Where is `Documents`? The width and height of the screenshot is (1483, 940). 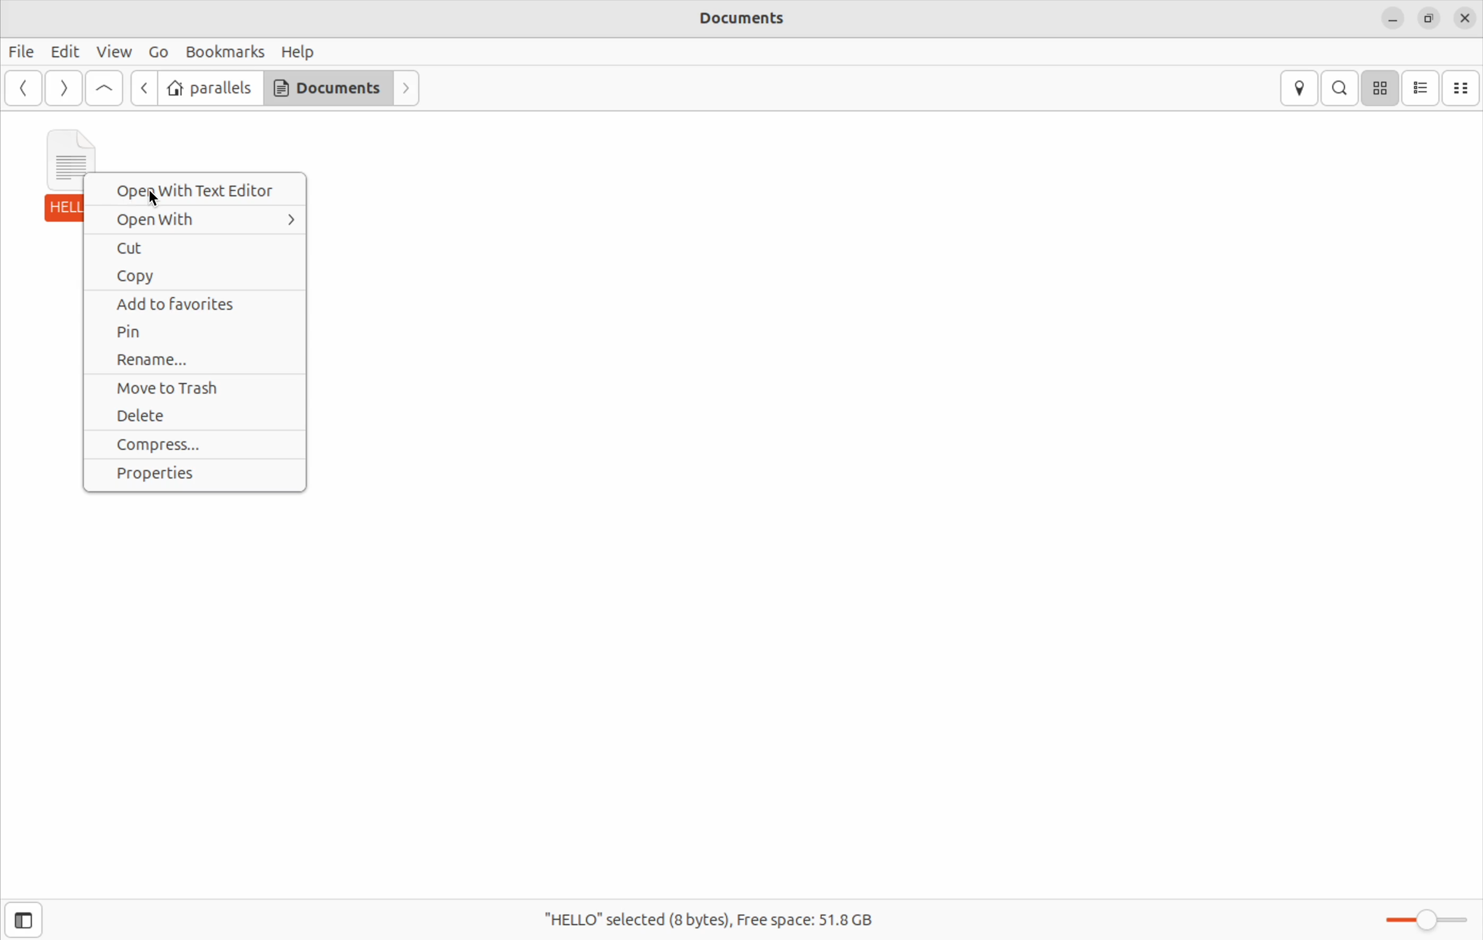 Documents is located at coordinates (326, 89).